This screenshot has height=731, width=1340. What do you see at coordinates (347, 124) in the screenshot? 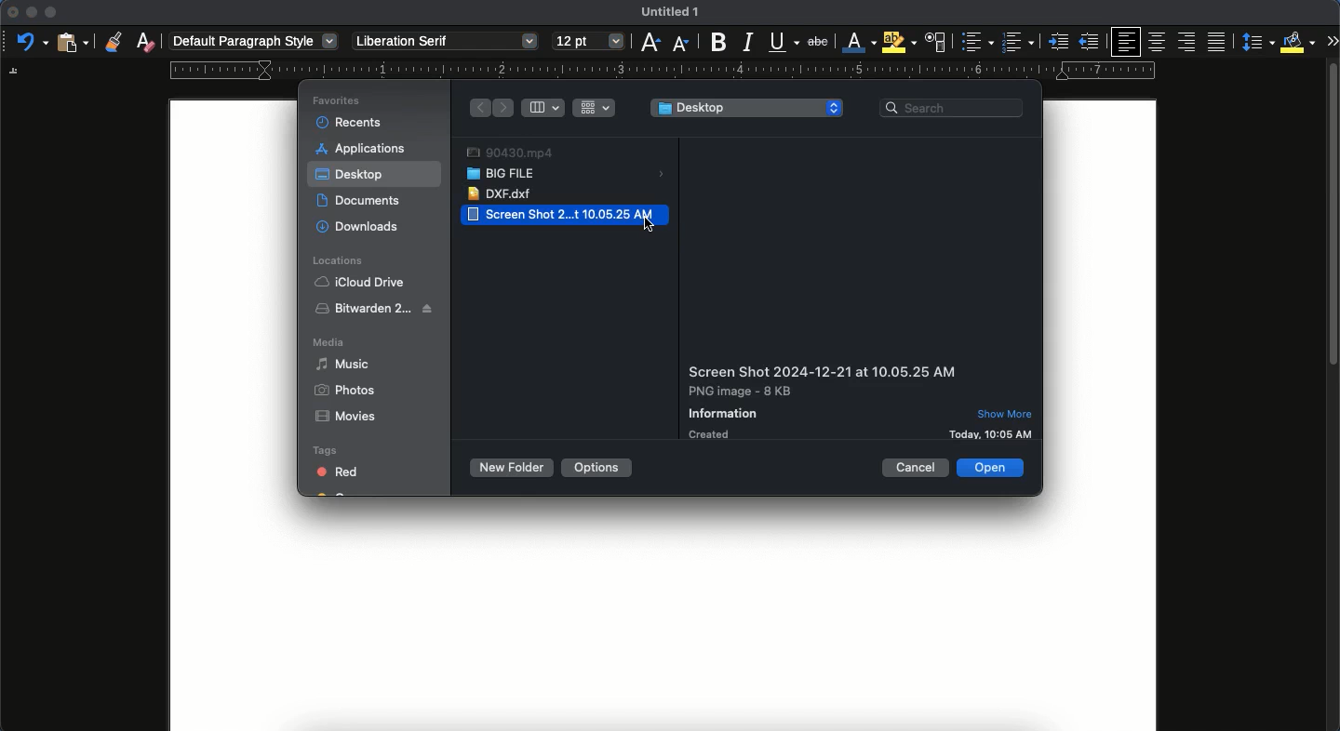
I see `recents` at bounding box center [347, 124].